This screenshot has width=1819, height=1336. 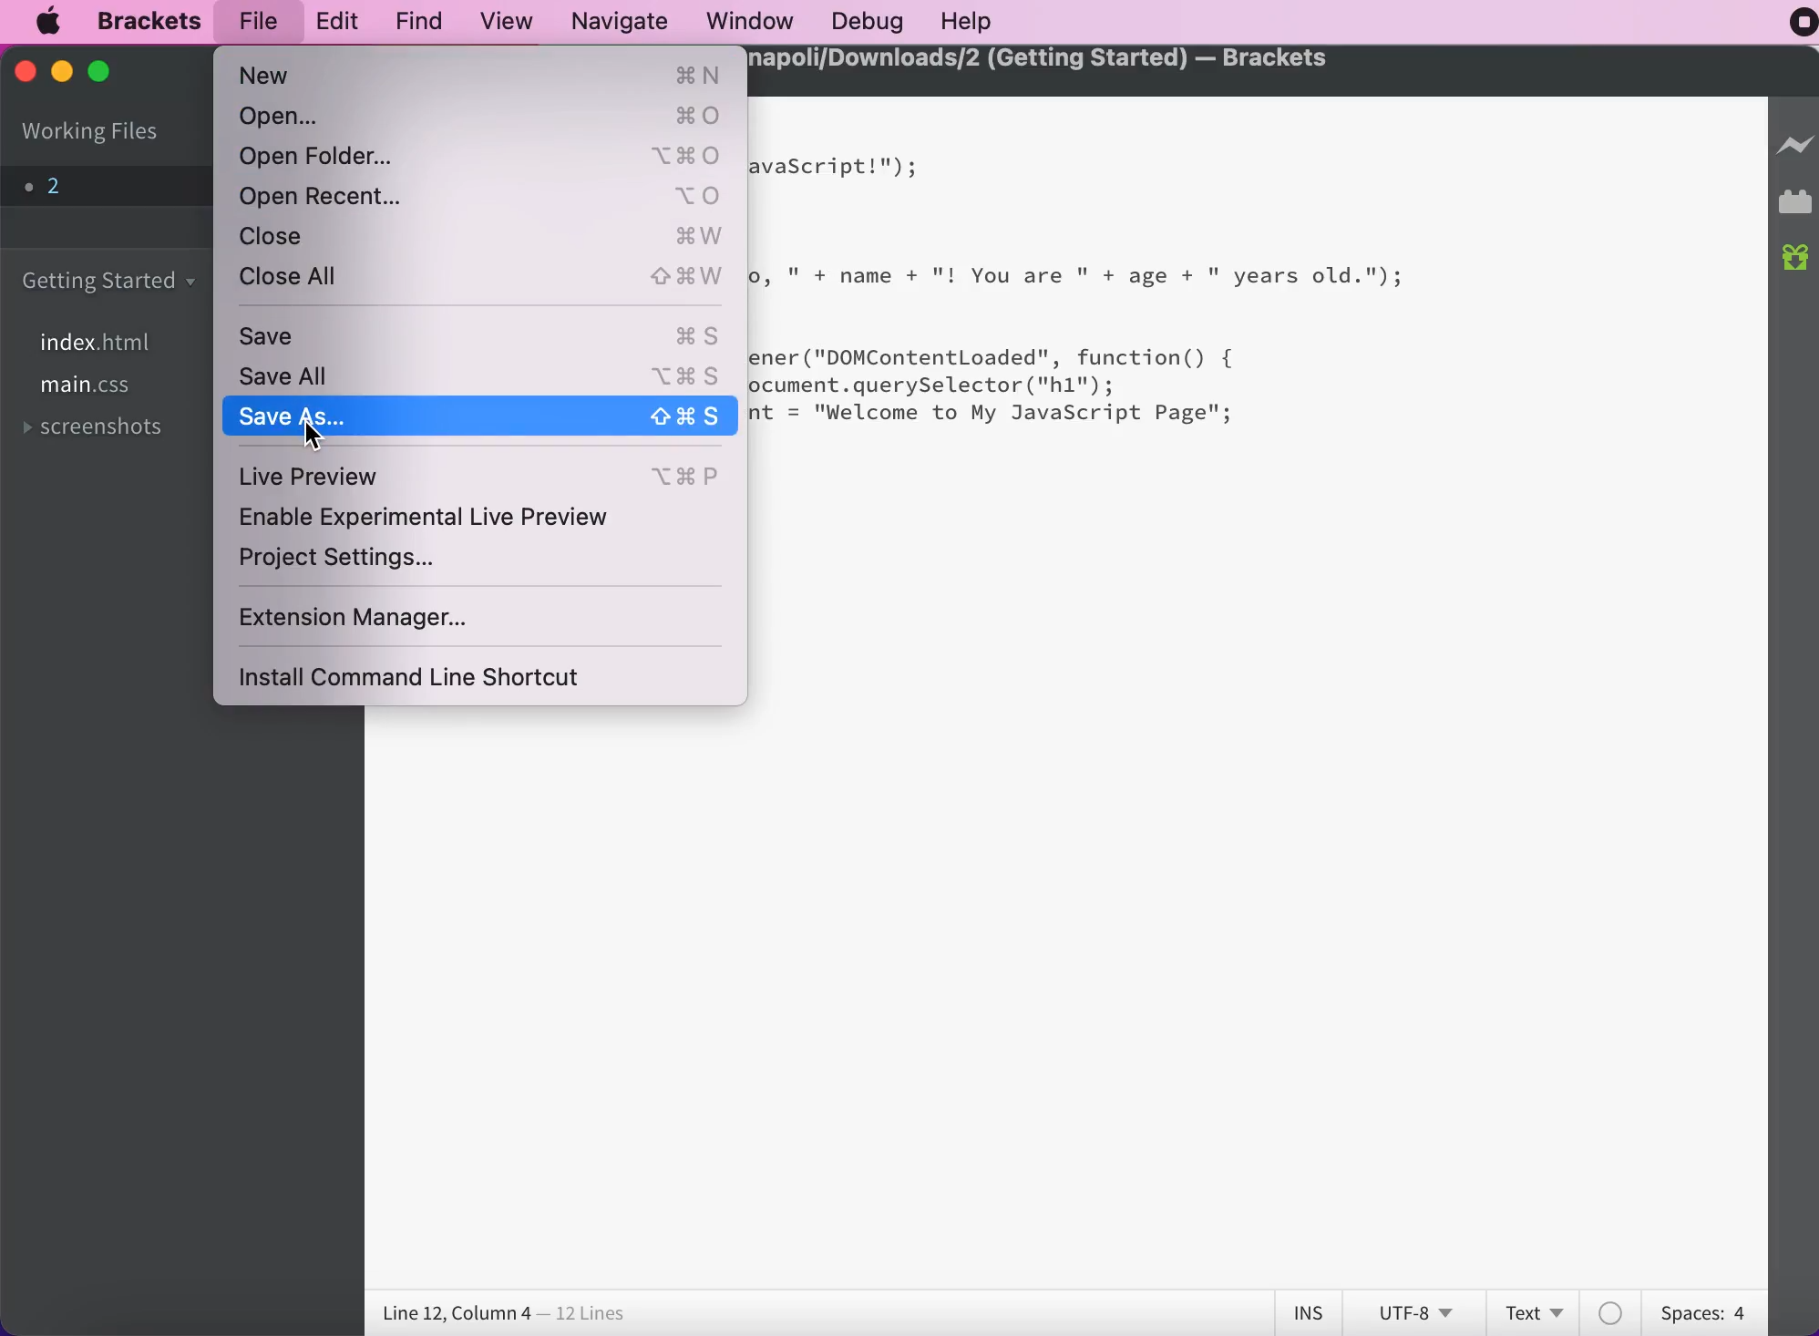 I want to click on new, so click(x=482, y=77).